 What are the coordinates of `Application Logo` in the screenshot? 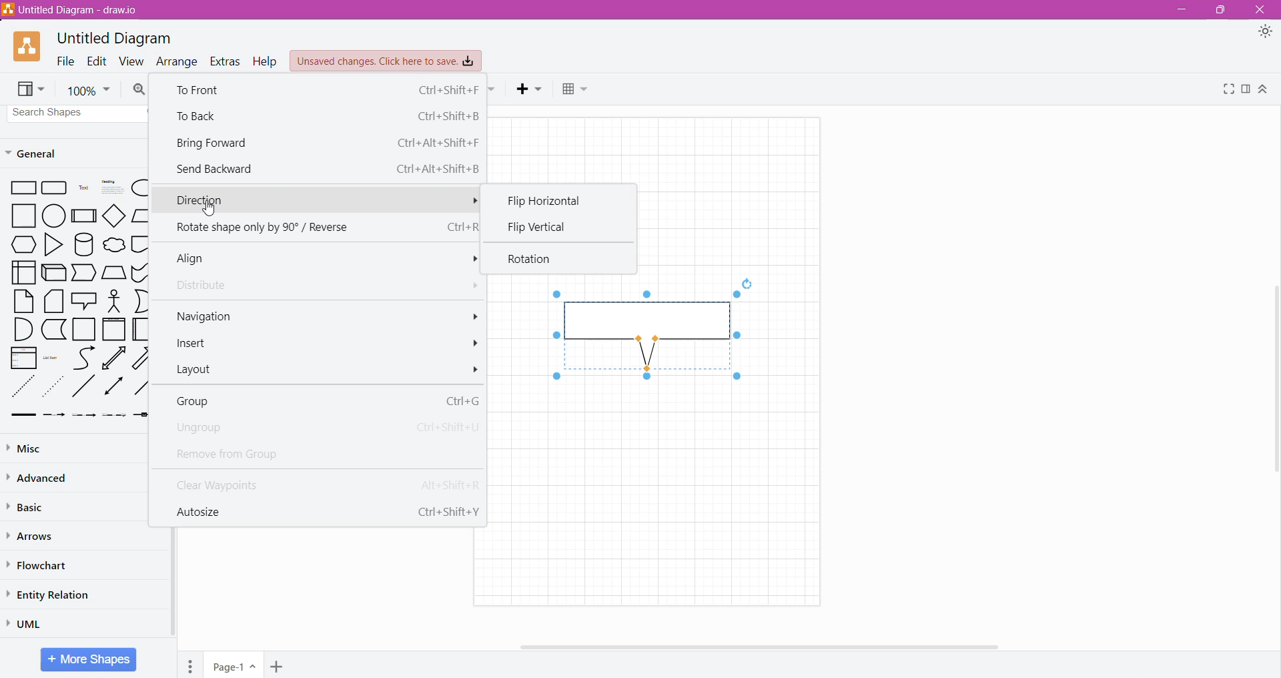 It's located at (28, 47).